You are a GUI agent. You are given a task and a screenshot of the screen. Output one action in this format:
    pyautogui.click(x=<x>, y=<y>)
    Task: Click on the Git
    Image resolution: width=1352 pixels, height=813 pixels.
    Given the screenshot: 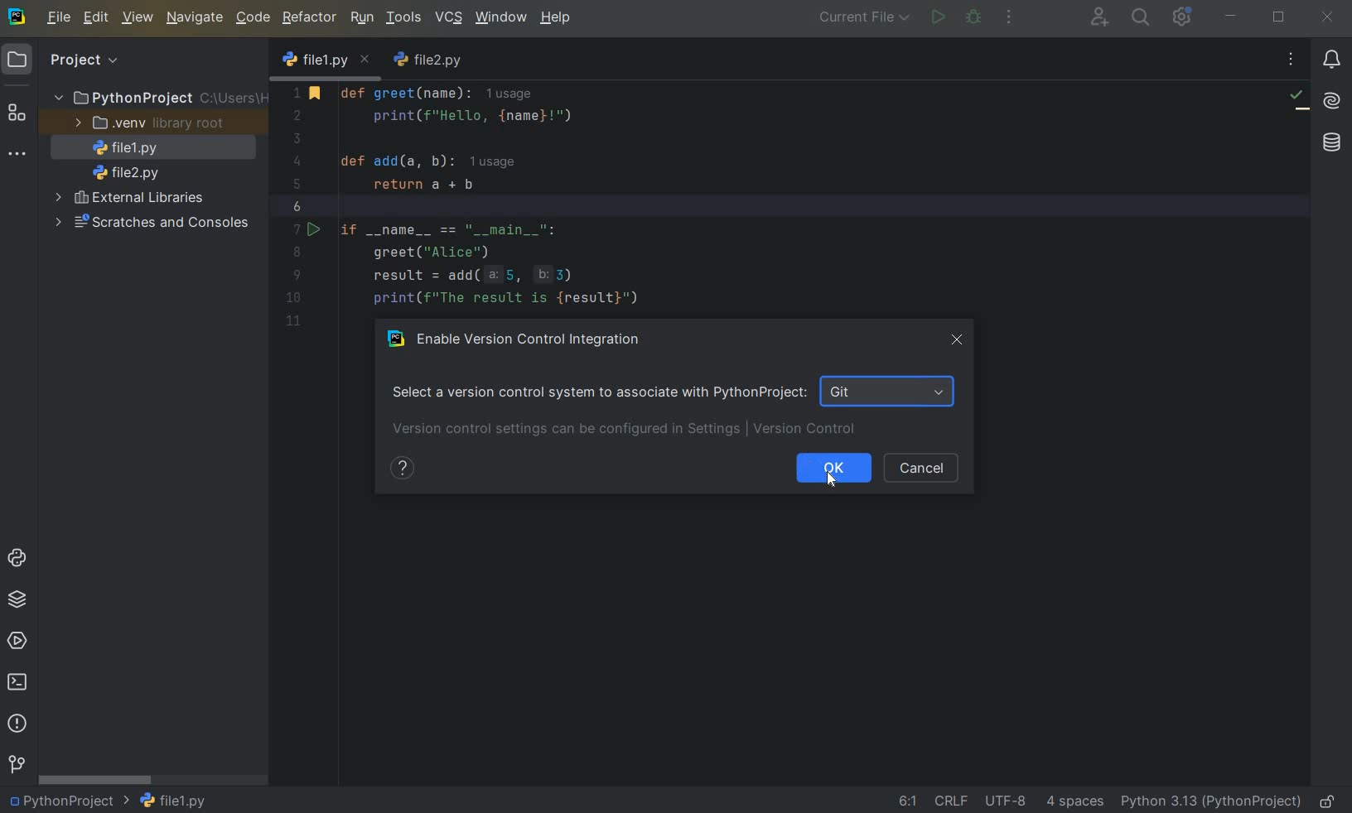 What is the action you would take?
    pyautogui.click(x=889, y=391)
    